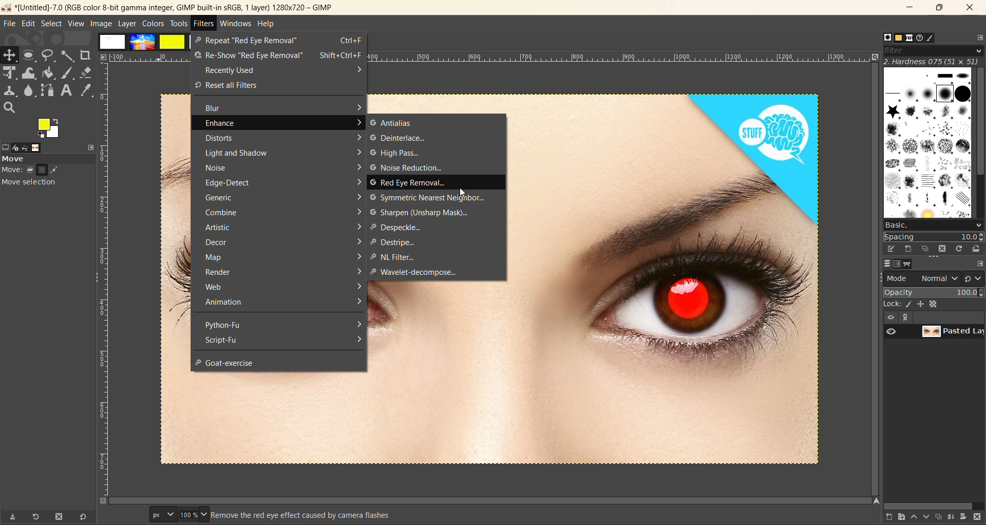  What do you see at coordinates (87, 72) in the screenshot?
I see `erase` at bounding box center [87, 72].